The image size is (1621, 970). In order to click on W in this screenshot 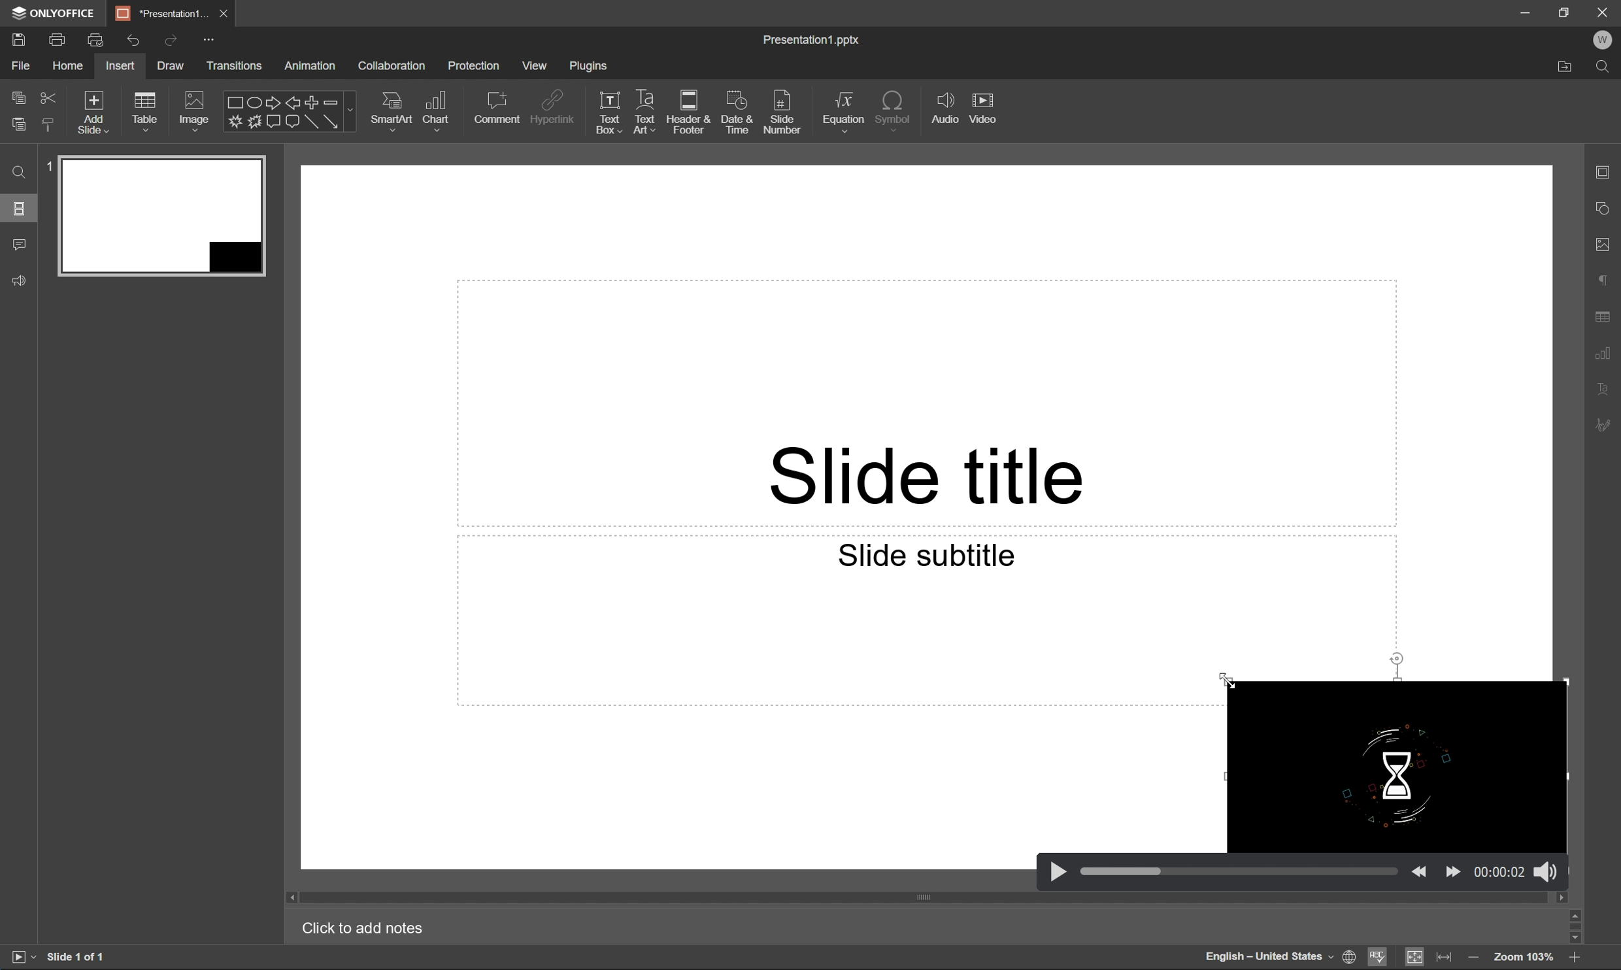, I will do `click(1605, 40)`.